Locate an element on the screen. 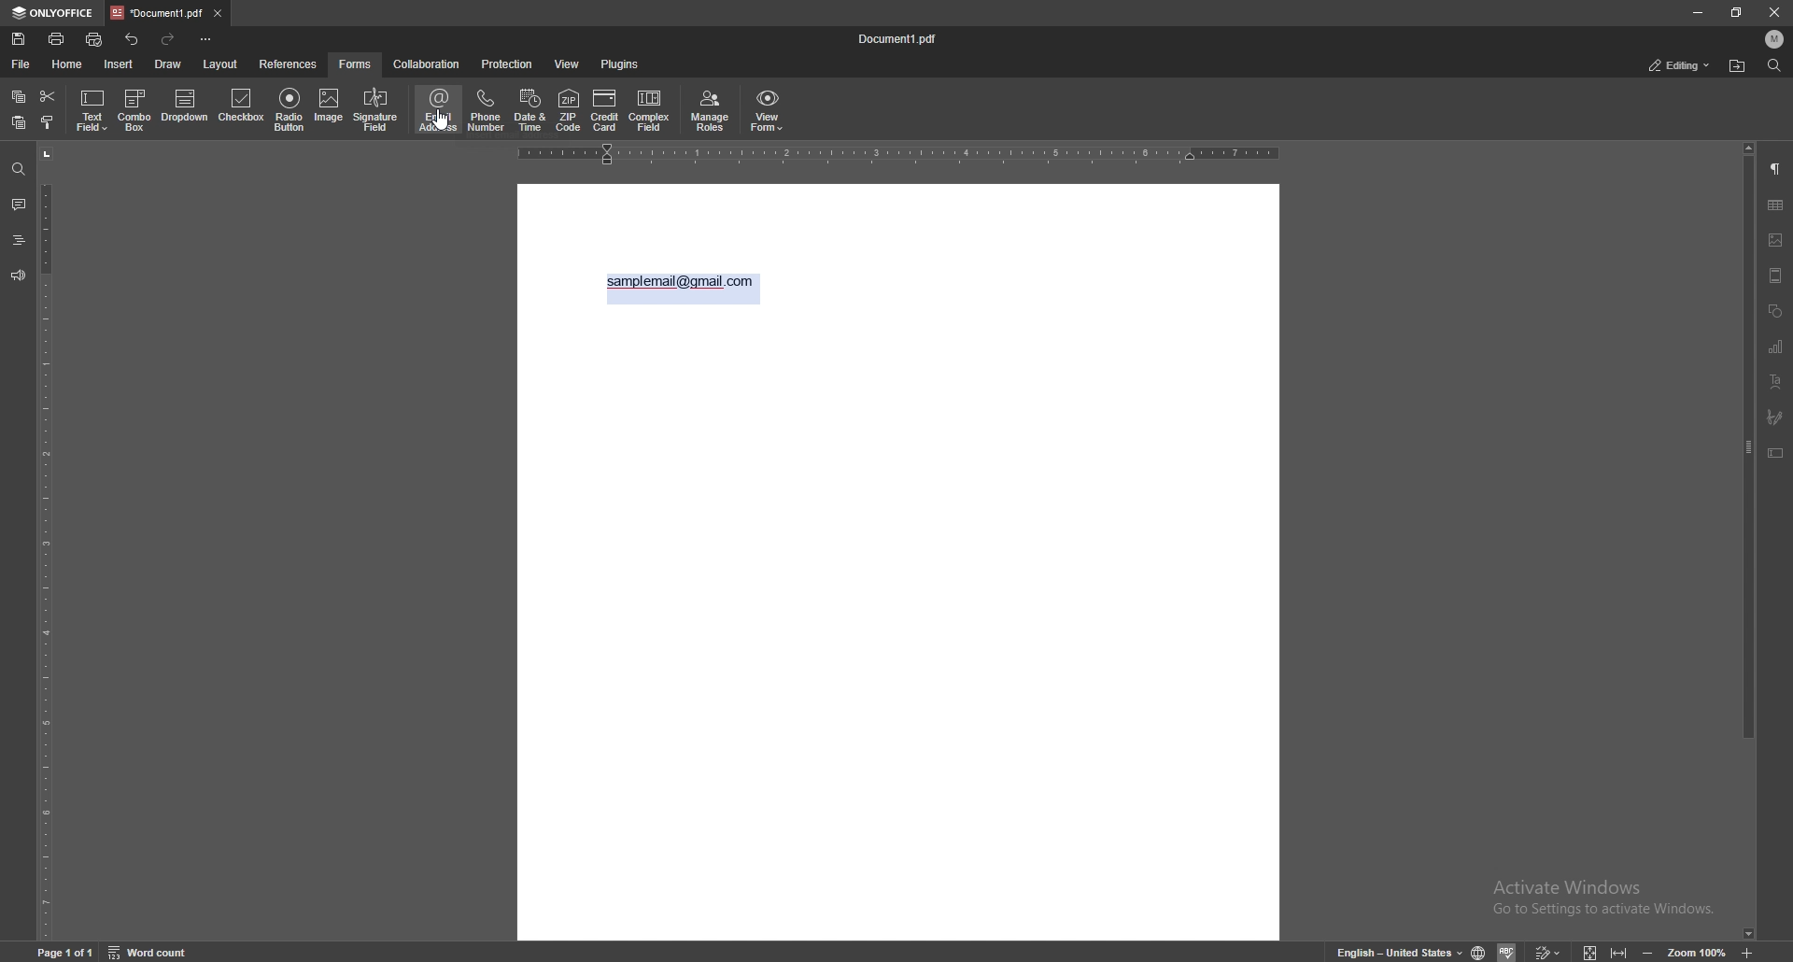 This screenshot has height=962, width=1793. close is located at coordinates (1772, 12).